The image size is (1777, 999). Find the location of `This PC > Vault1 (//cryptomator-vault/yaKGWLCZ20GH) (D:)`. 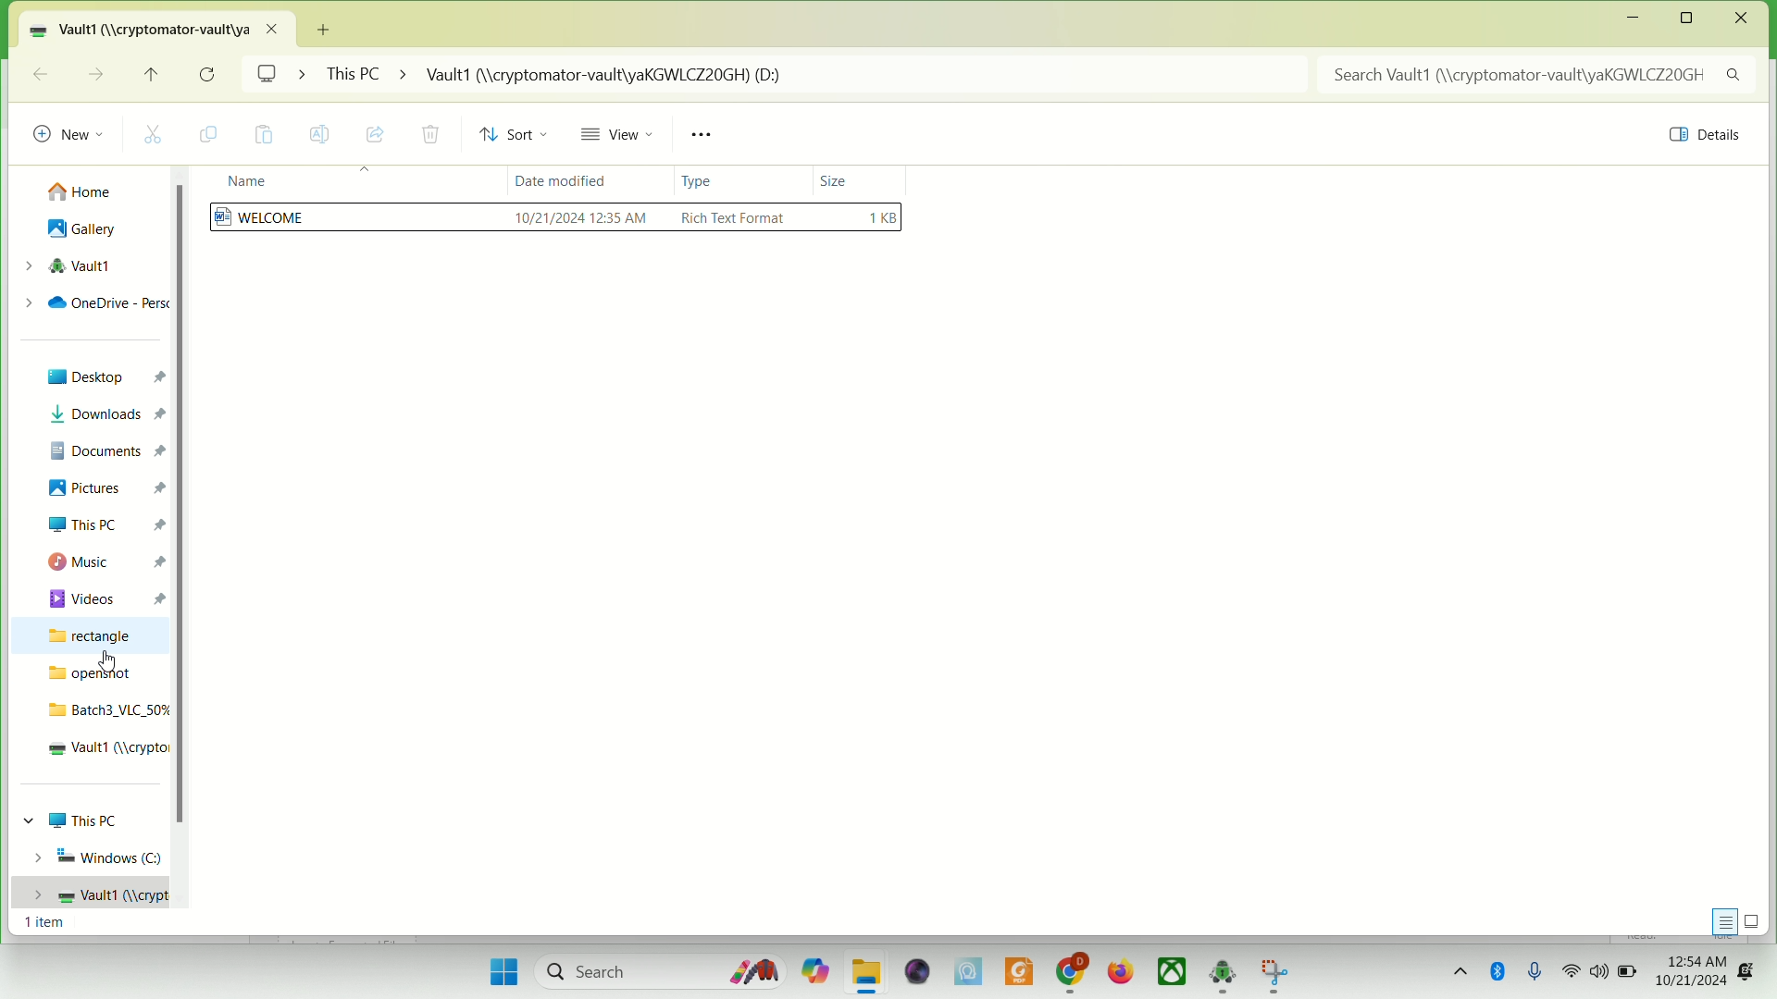

This PC > Vault1 (//cryptomator-vault/yaKGWLCZ20GH) (D:) is located at coordinates (815, 77).